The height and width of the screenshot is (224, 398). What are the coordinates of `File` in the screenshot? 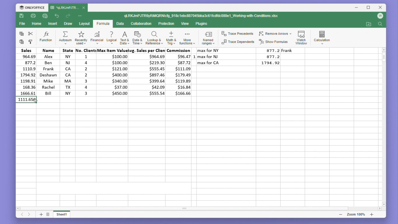 It's located at (22, 24).